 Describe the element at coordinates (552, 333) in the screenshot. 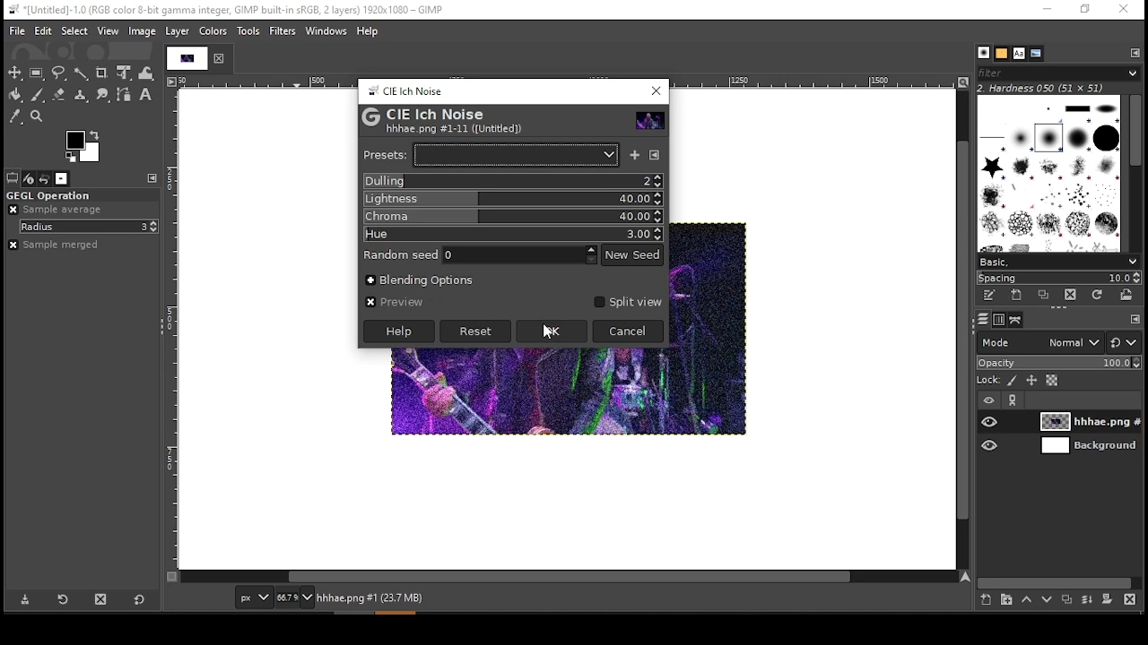

I see `mouse pointer` at that location.